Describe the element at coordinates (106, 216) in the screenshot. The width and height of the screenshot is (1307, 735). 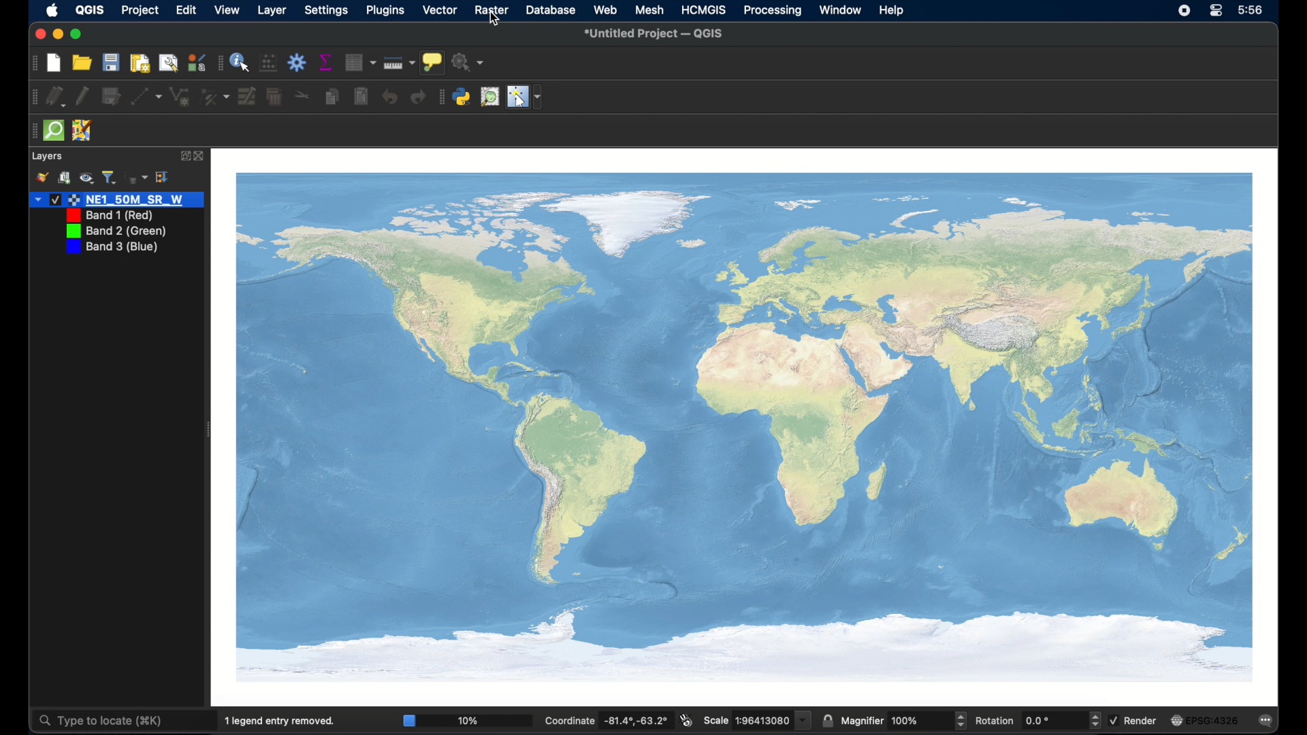
I see `layer 2` at that location.